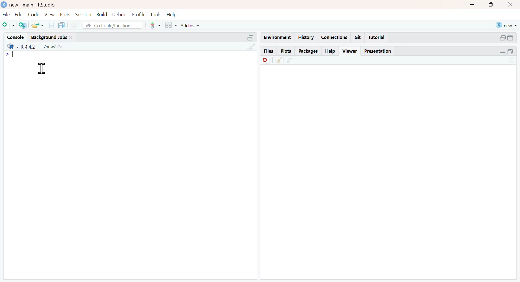 The image size is (520, 282). Describe the element at coordinates (251, 38) in the screenshot. I see `open in separate window` at that location.